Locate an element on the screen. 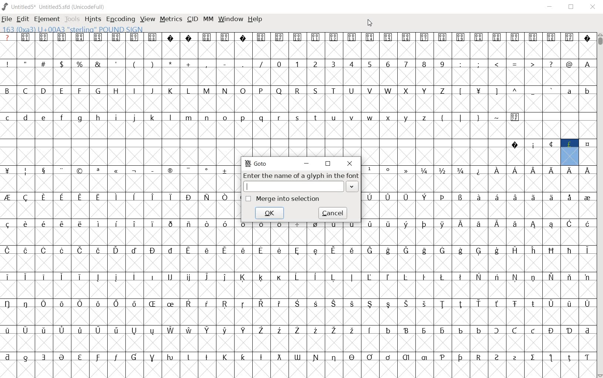  Untitled5* Untitled5.sfd (UnicodeFull) is located at coordinates (55, 7).